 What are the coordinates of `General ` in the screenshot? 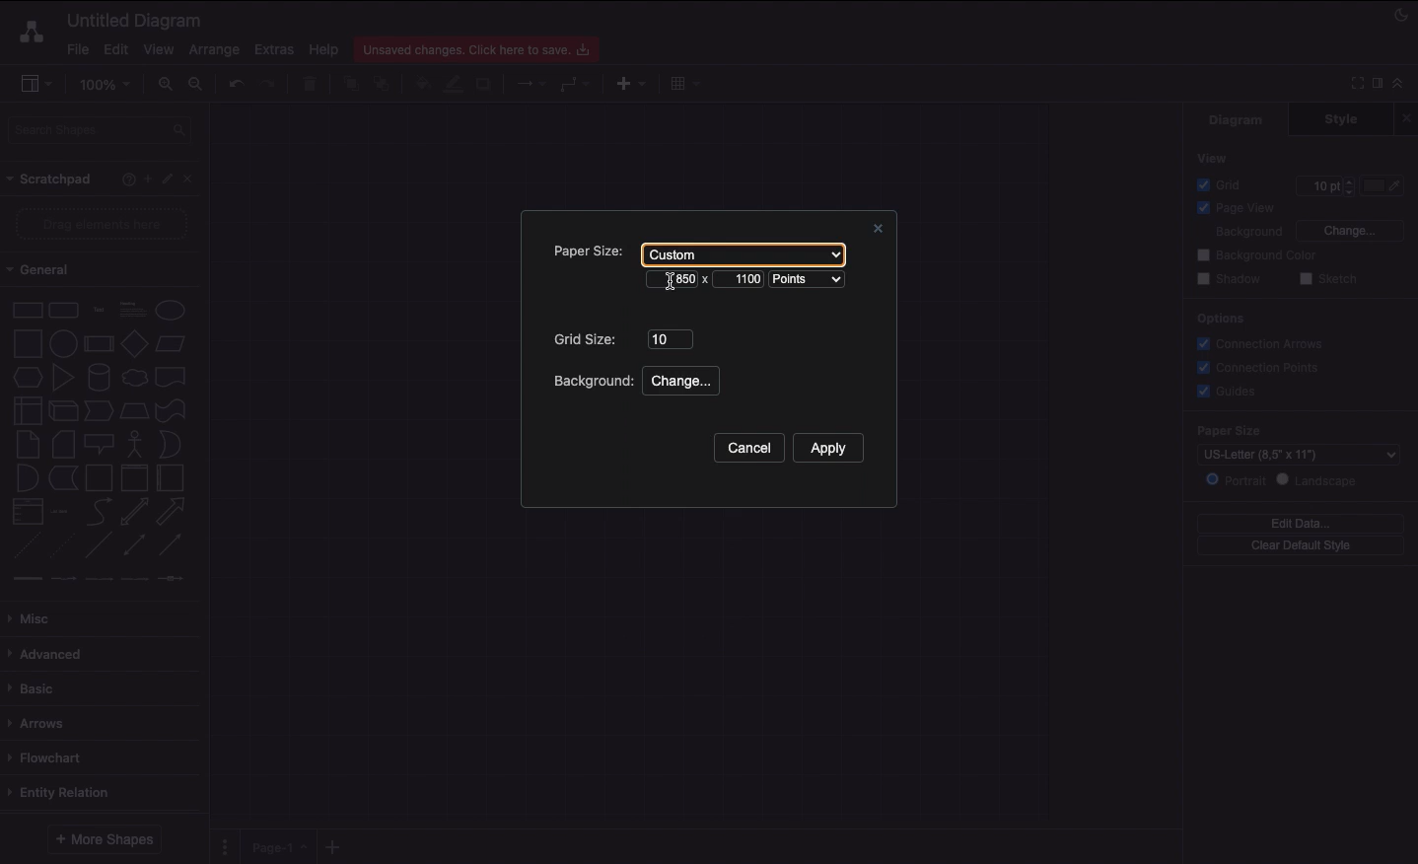 It's located at (49, 270).